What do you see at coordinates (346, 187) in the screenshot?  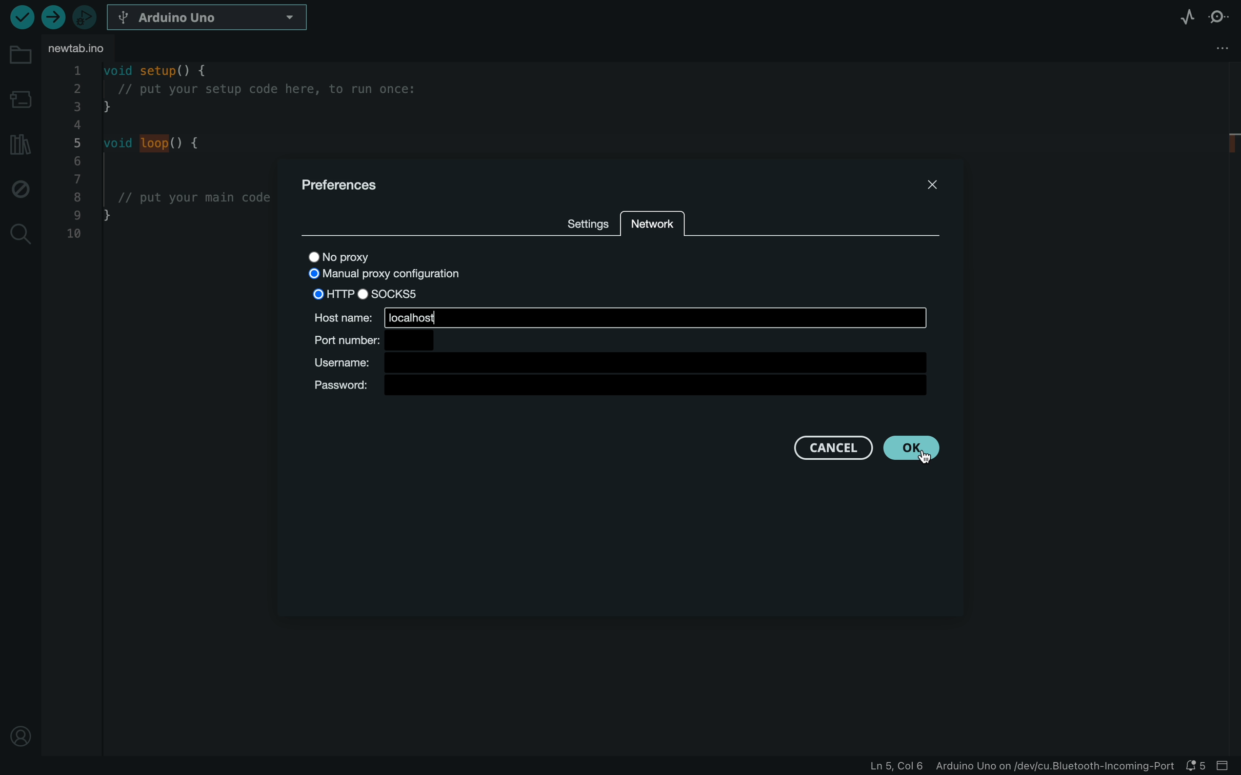 I see `prefernces` at bounding box center [346, 187].